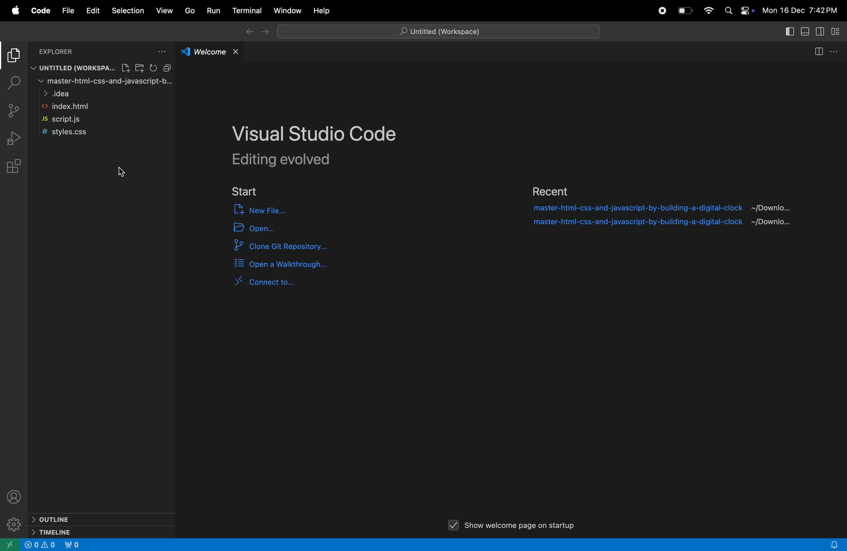 This screenshot has width=847, height=551. What do you see at coordinates (15, 83) in the screenshot?
I see `serach` at bounding box center [15, 83].